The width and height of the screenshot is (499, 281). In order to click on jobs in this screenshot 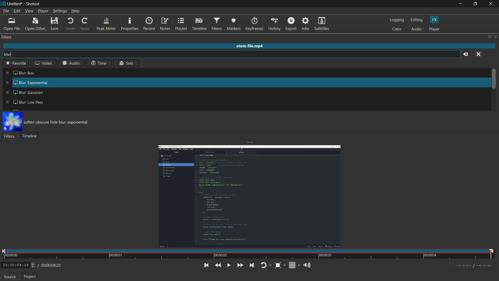, I will do `click(304, 24)`.